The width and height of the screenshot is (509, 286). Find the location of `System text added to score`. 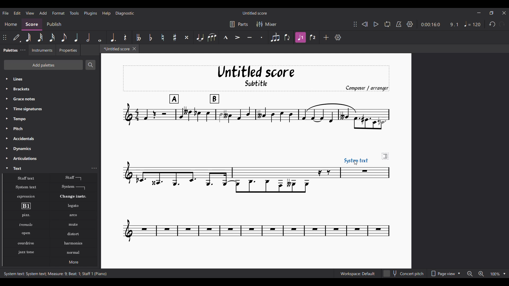

System text added to score is located at coordinates (365, 166).